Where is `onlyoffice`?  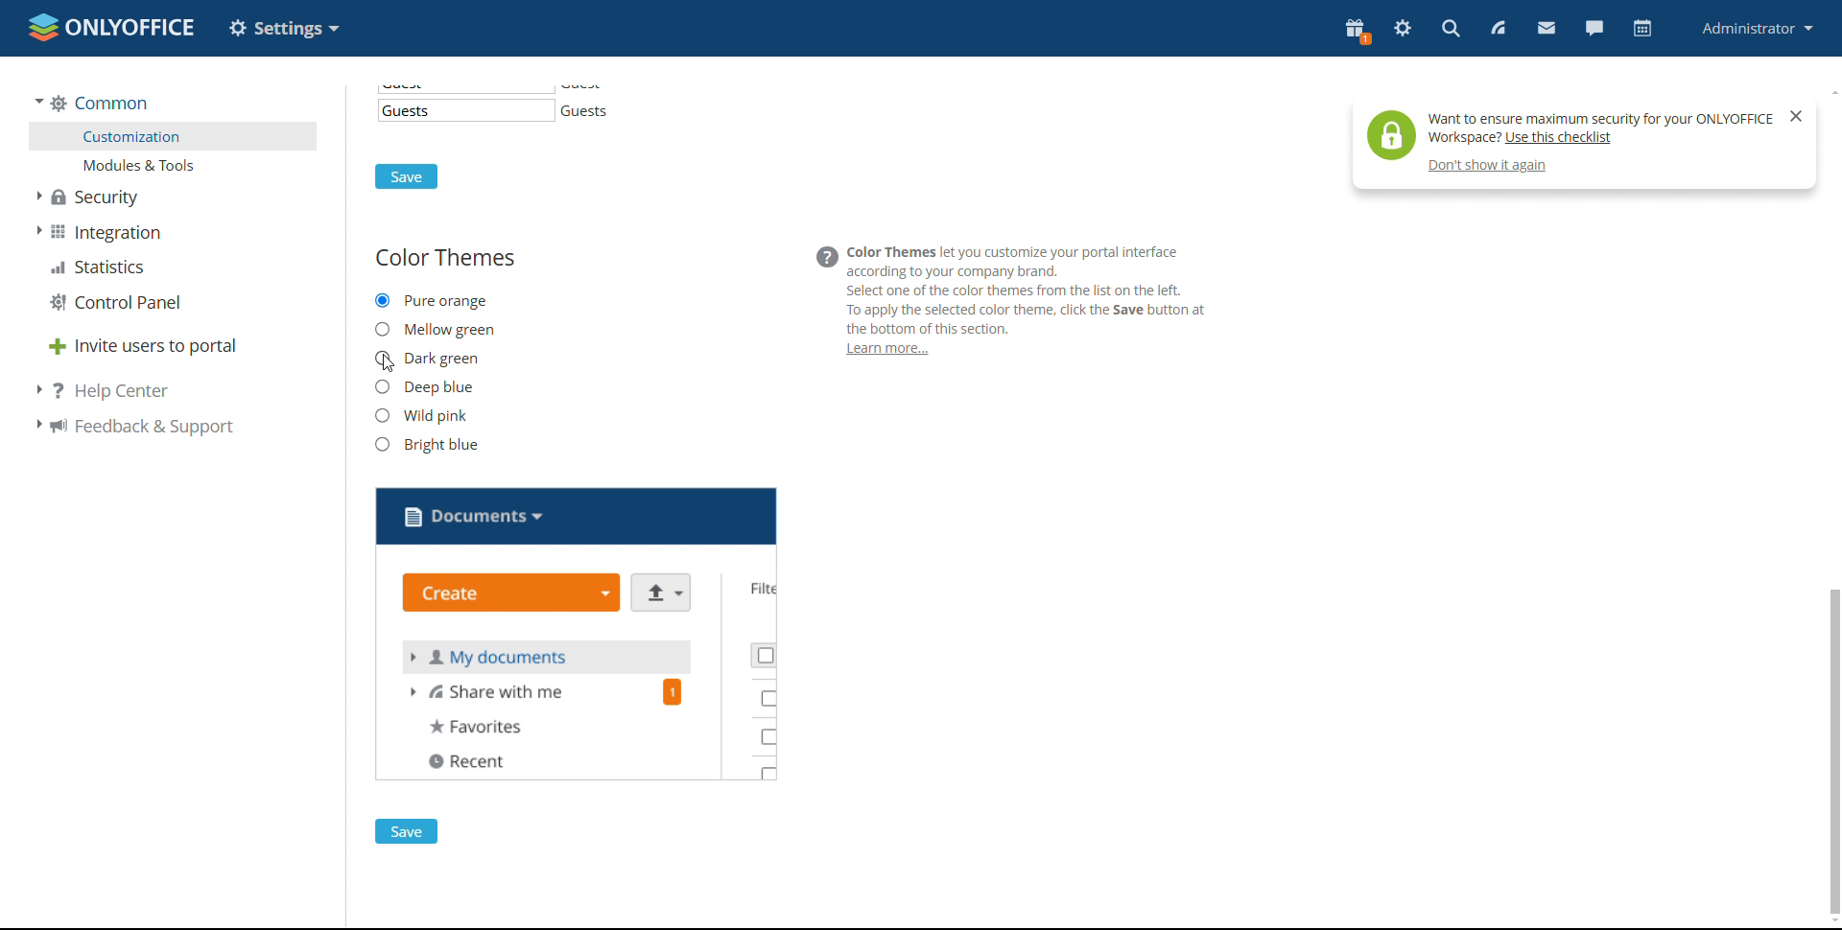
onlyoffice is located at coordinates (136, 31).